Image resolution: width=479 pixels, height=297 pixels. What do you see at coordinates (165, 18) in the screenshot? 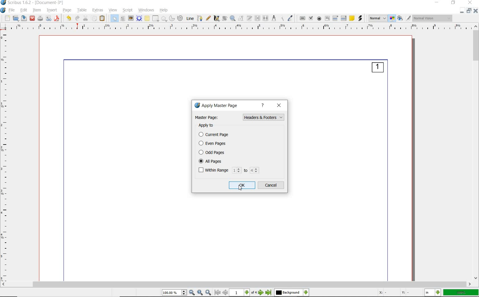
I see `polygon` at bounding box center [165, 18].